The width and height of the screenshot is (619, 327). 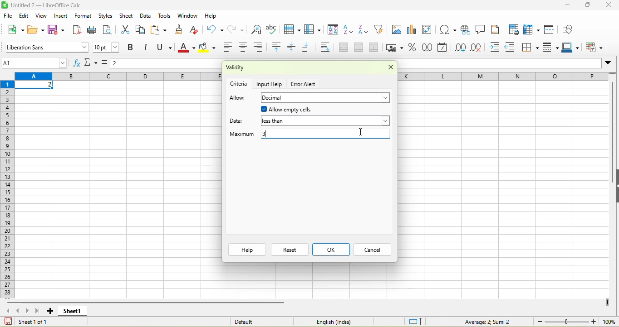 I want to click on merge and center, so click(x=344, y=48).